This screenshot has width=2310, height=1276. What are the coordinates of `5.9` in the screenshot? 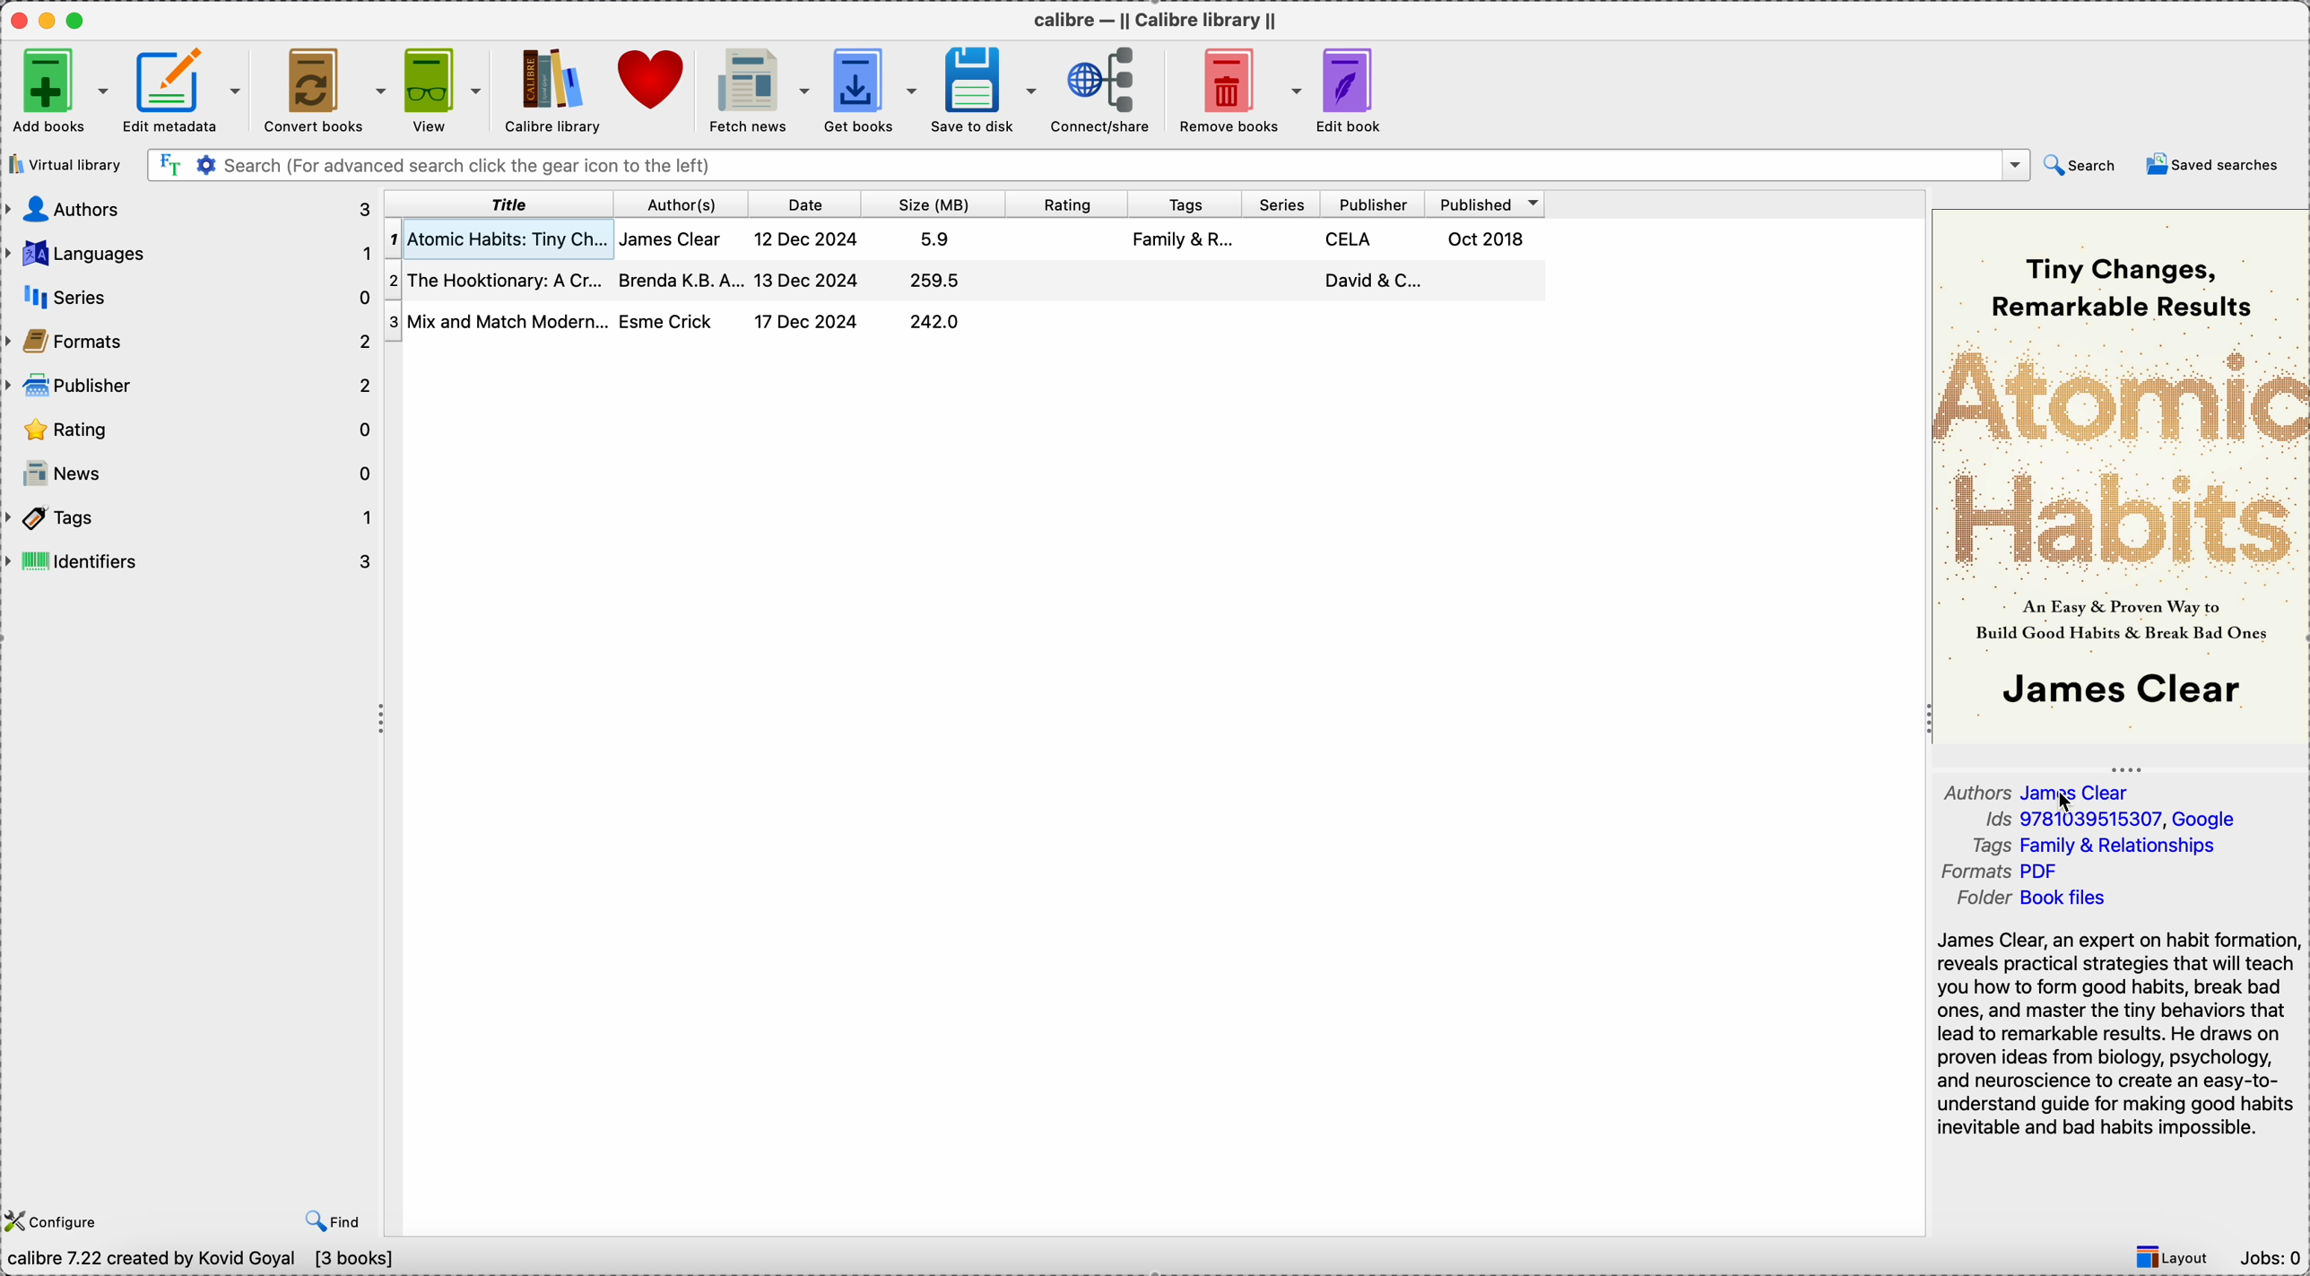 It's located at (935, 239).